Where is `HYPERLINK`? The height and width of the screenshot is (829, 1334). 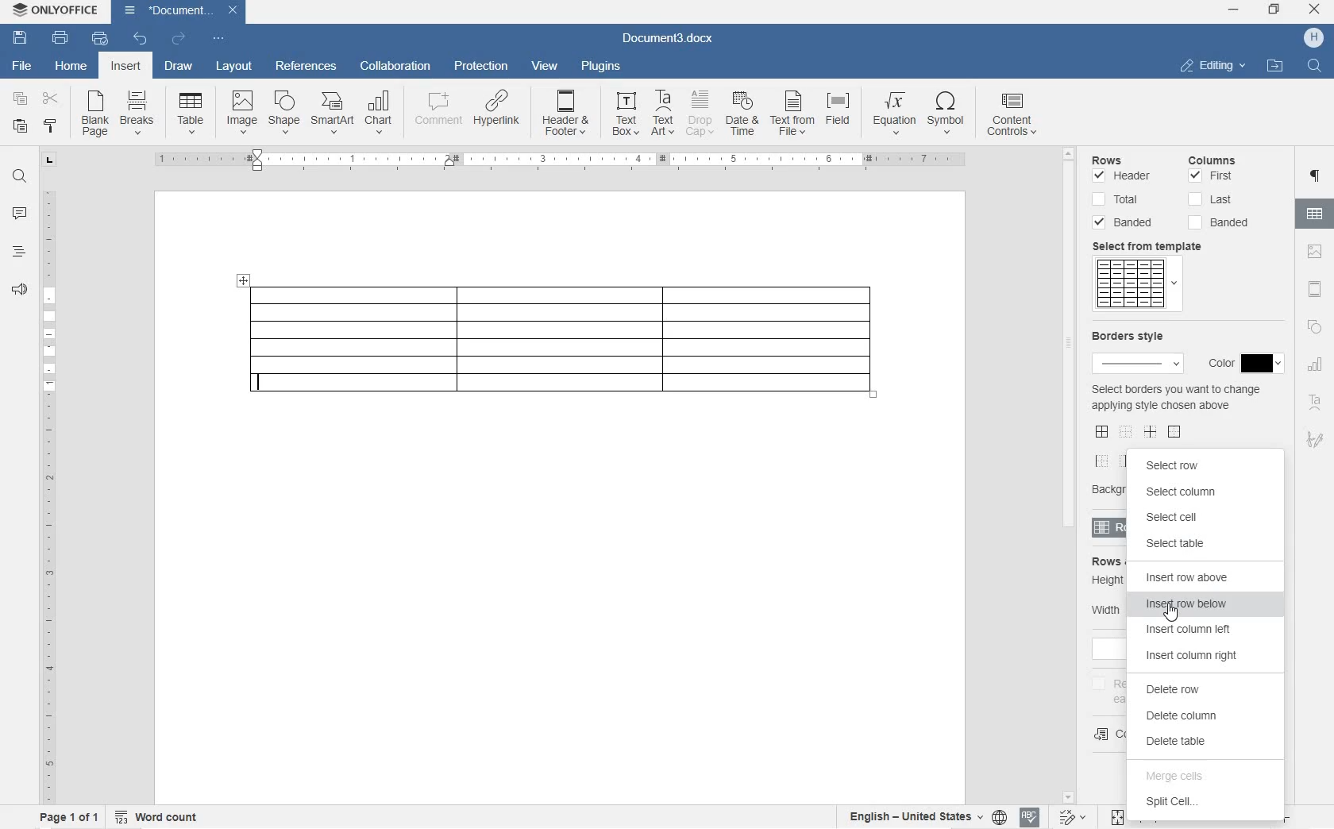
HYPERLINK is located at coordinates (499, 108).